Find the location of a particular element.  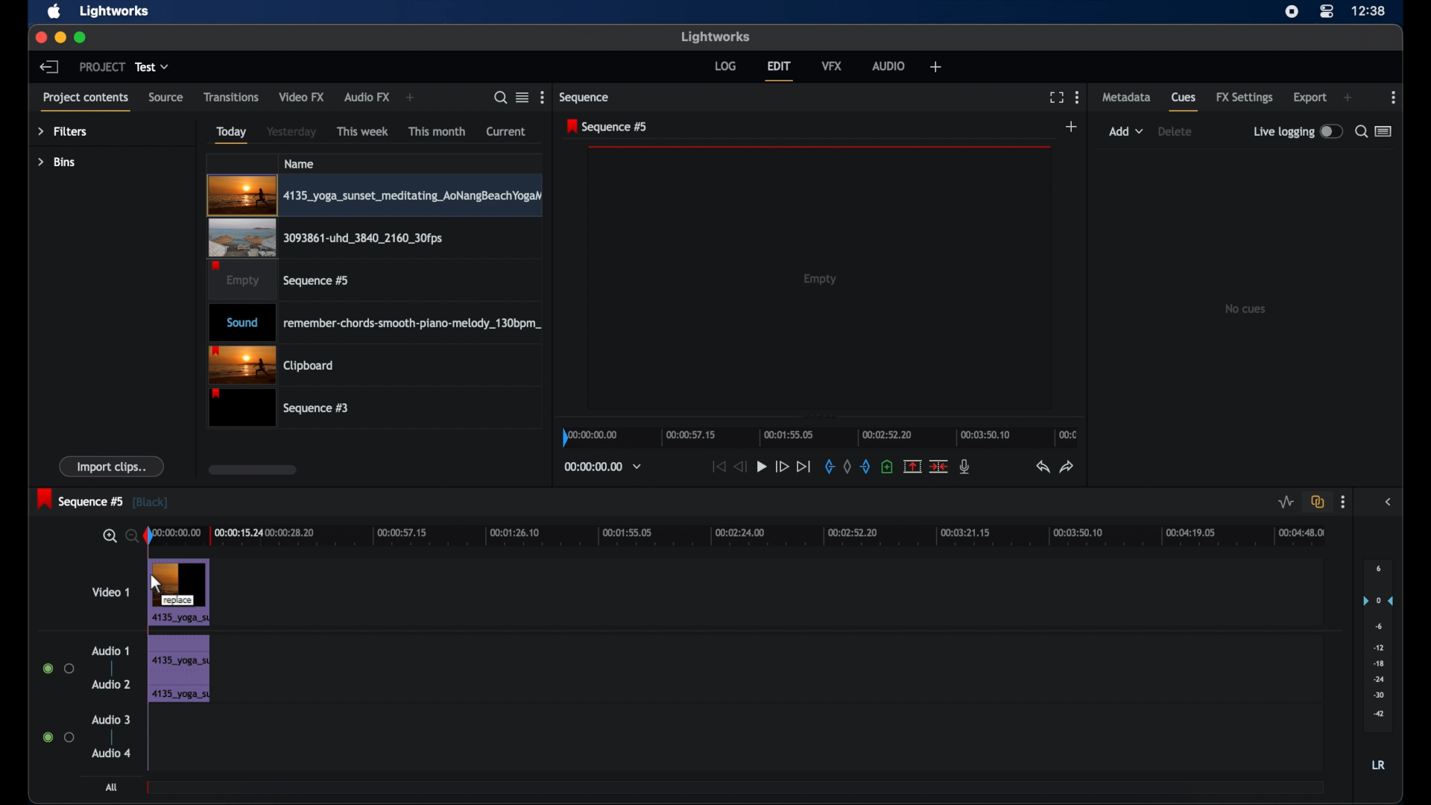

metadata is located at coordinates (1127, 98).